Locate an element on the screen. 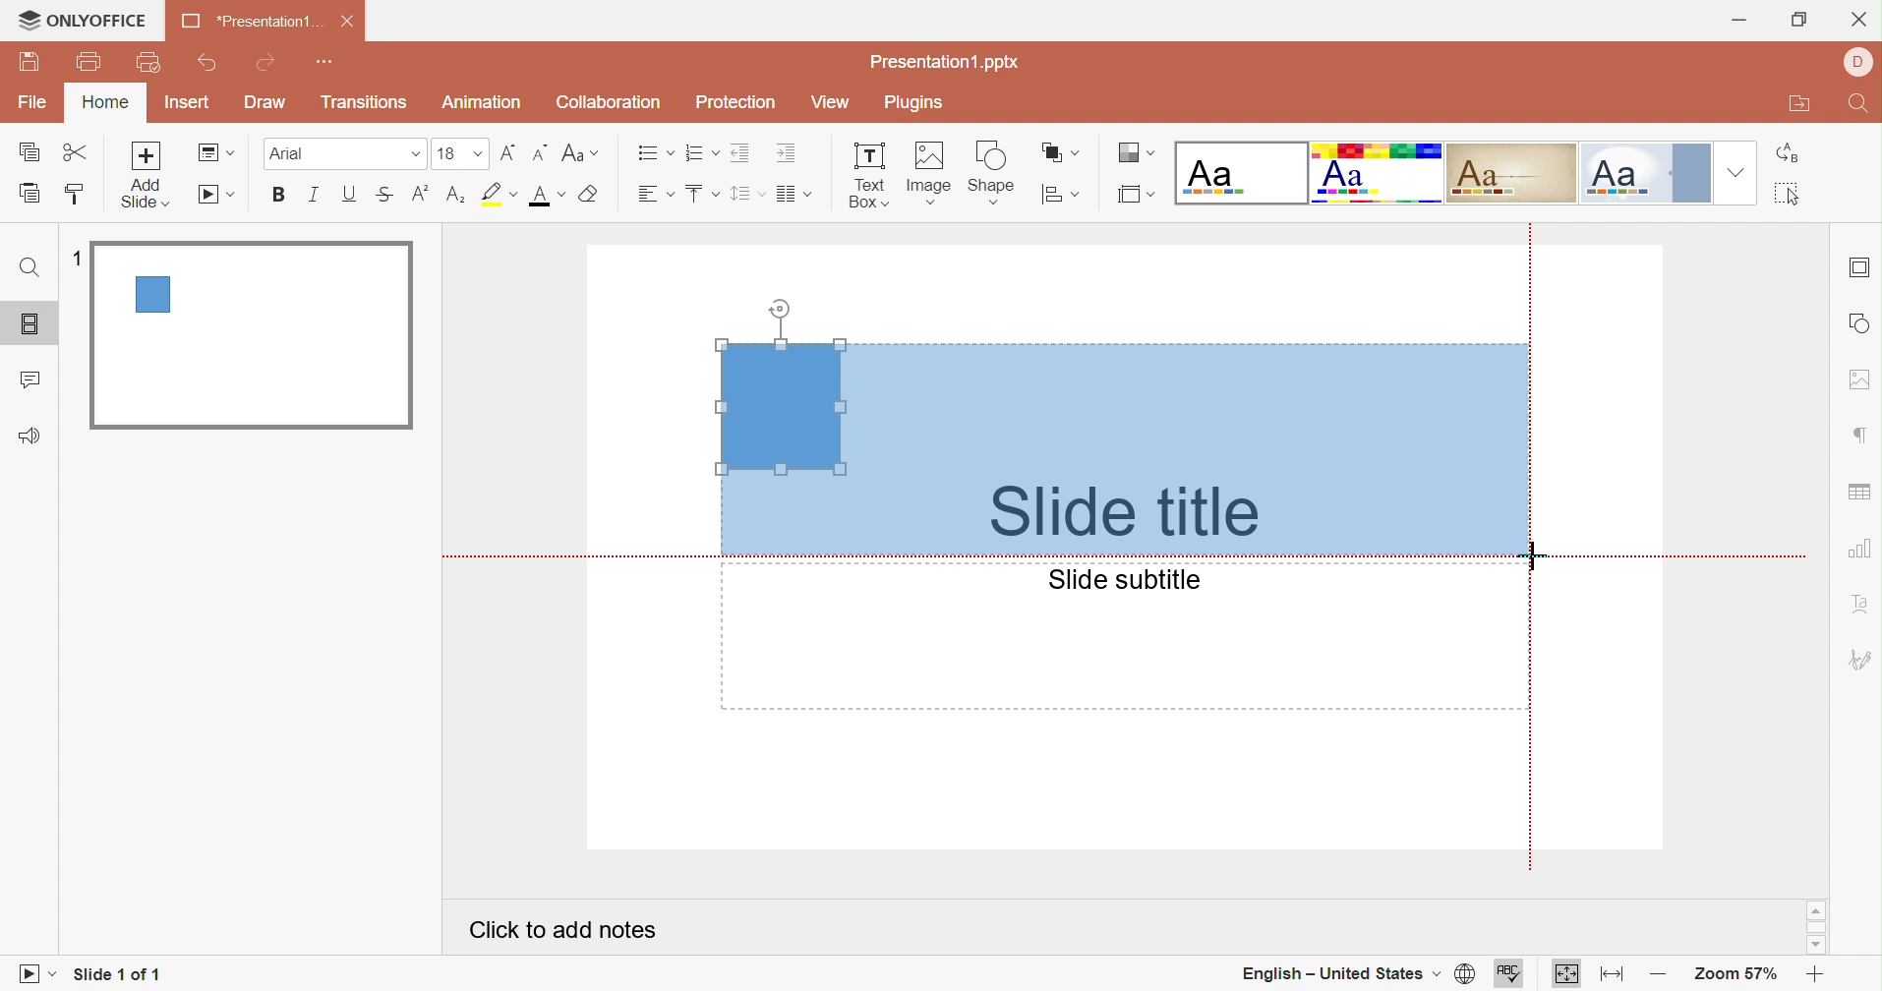 Image resolution: width=1882 pixels, height=991 pixels. Slide 1 of 1 is located at coordinates (117, 973).